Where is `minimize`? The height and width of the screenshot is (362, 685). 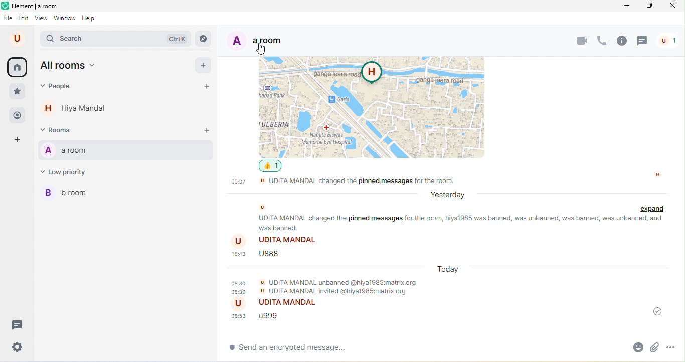 minimize is located at coordinates (628, 7).